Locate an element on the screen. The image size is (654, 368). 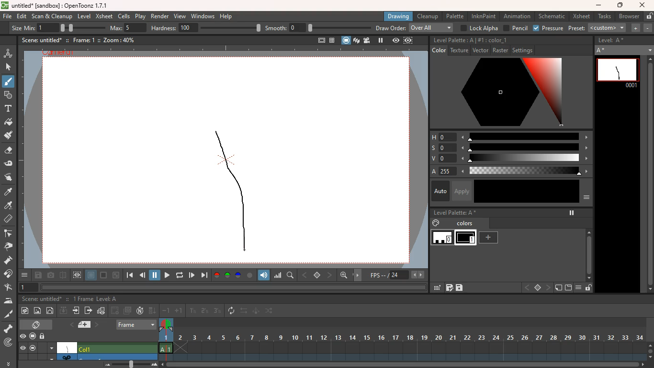
view is located at coordinates (395, 41).